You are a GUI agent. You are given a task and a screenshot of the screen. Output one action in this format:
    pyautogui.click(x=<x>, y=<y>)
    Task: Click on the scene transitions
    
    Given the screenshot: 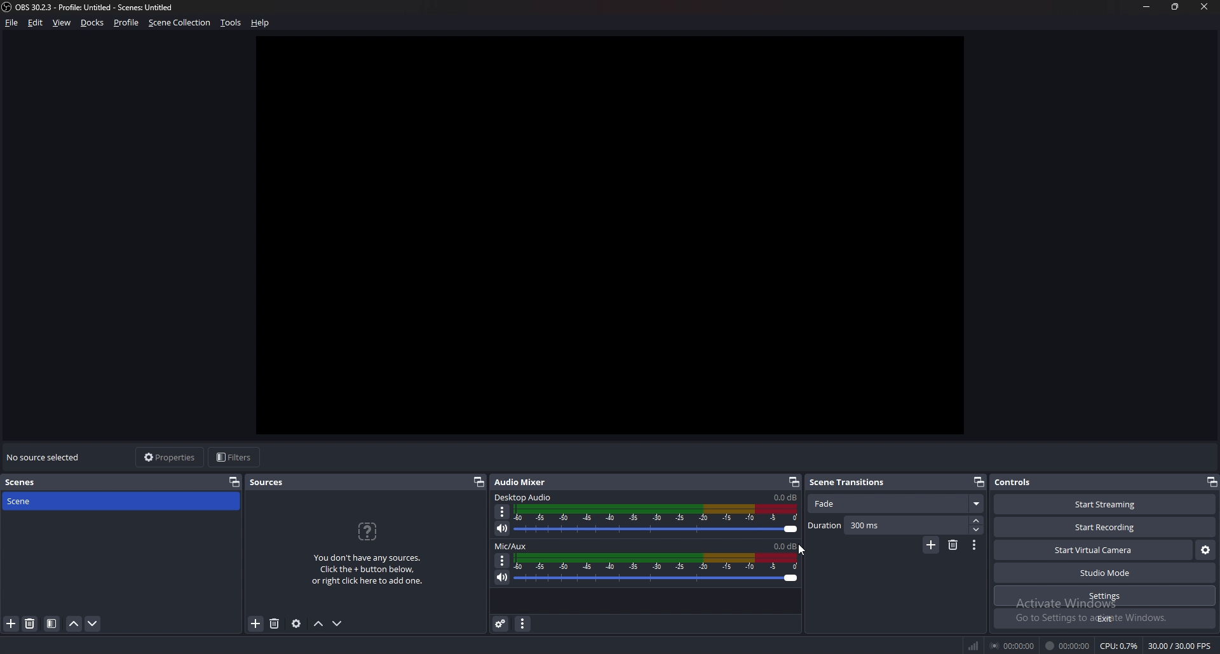 What is the action you would take?
    pyautogui.click(x=853, y=483)
    